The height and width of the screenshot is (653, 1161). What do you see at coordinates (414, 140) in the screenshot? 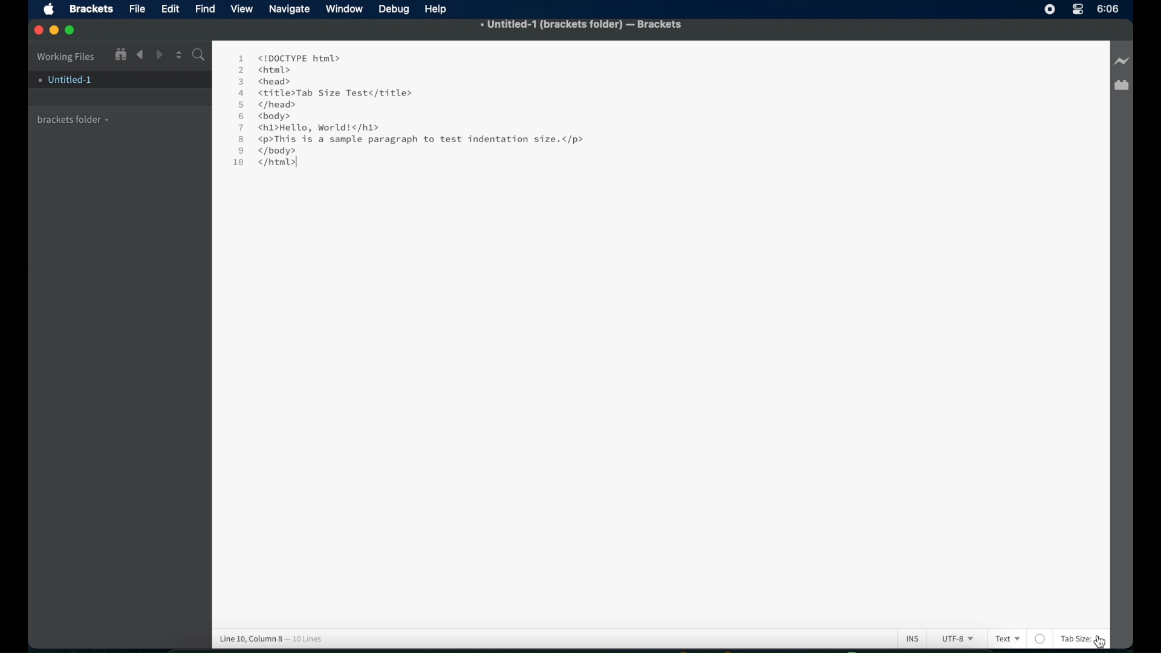
I see `8 <p>This is a sample paragraph to test indentation size.</p>` at bounding box center [414, 140].